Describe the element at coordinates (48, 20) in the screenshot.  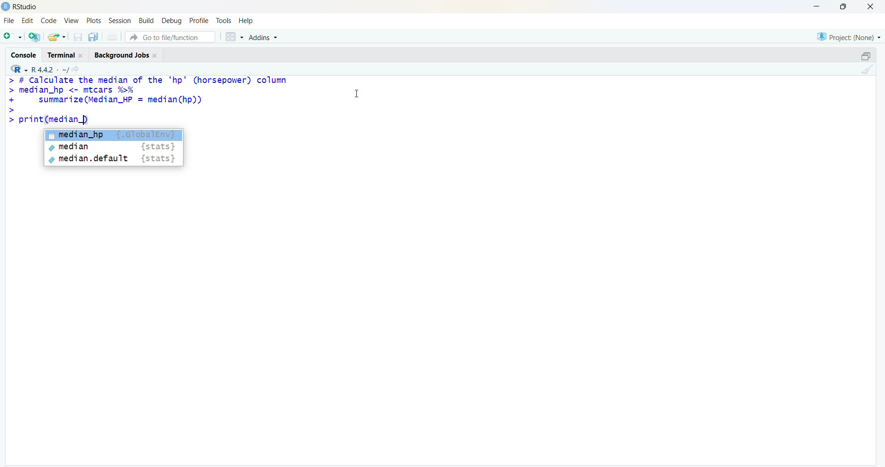
I see `code` at that location.